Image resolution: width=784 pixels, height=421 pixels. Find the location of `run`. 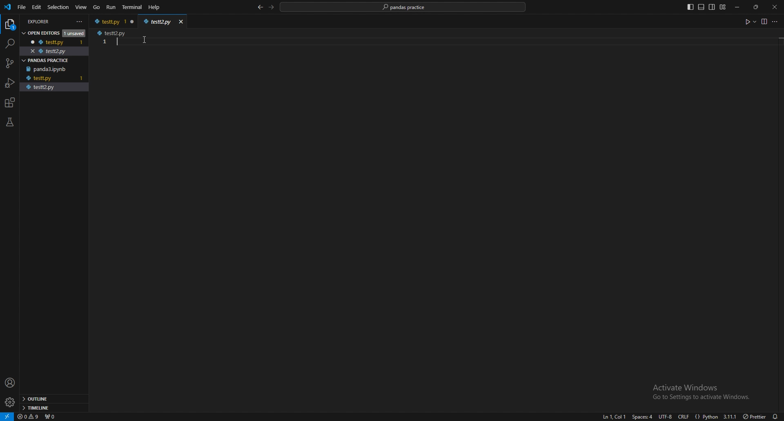

run is located at coordinates (112, 7).